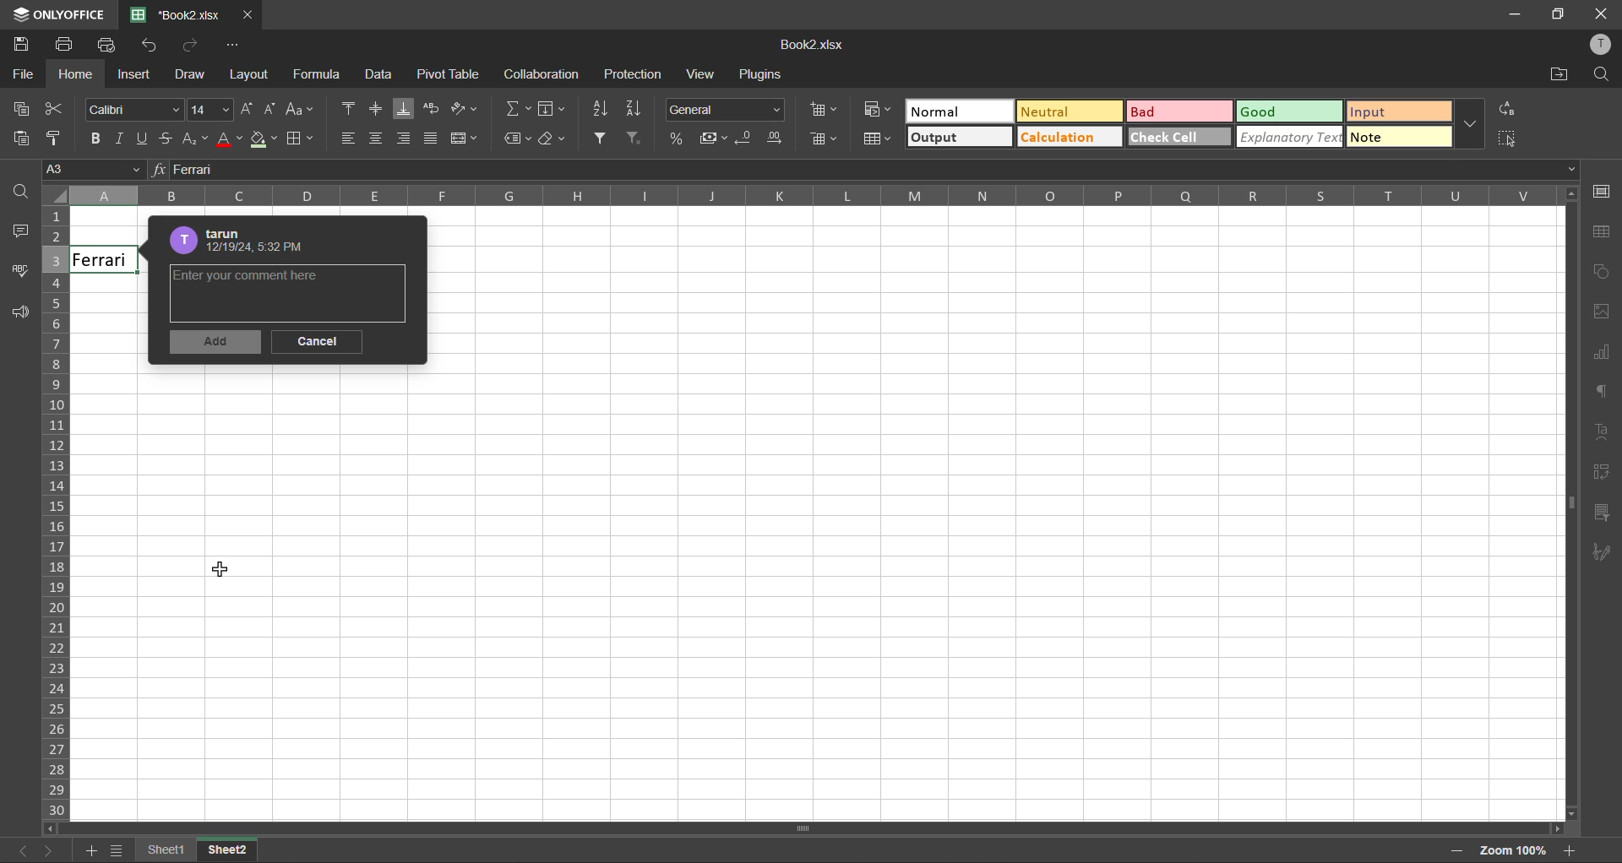 The width and height of the screenshot is (1622, 863). I want to click on profile, so click(1603, 43).